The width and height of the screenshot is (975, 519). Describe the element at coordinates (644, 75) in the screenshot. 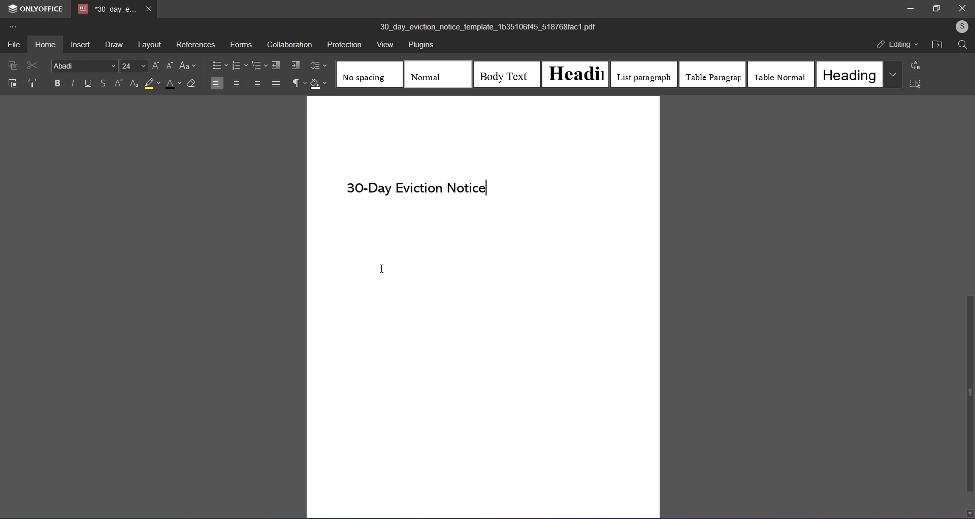

I see `list paragraph` at that location.